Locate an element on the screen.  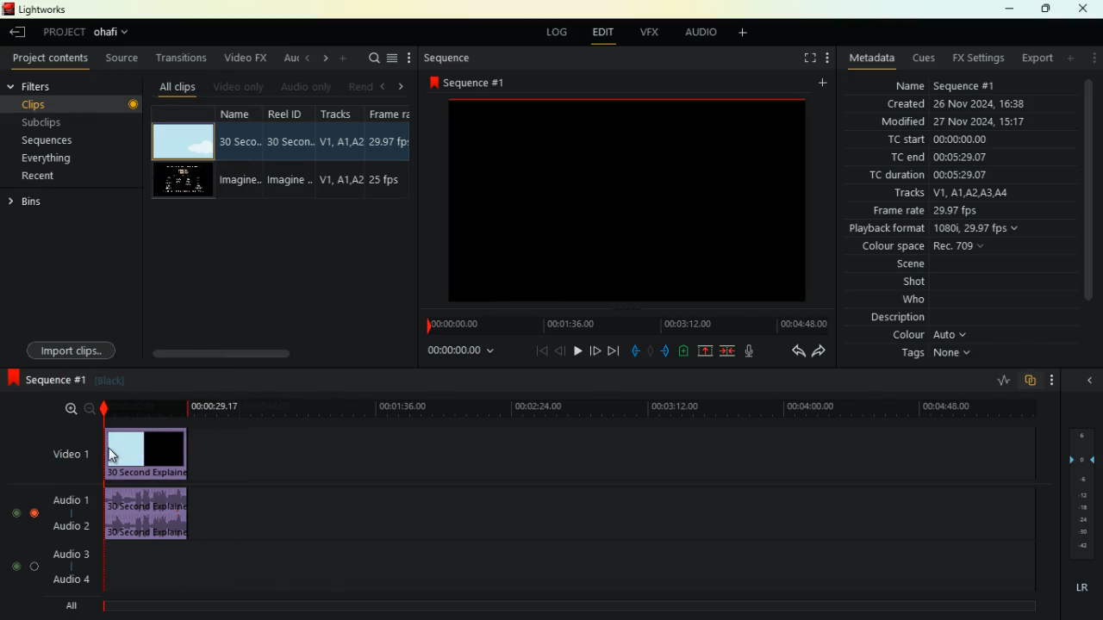
close is located at coordinates (1090, 379).